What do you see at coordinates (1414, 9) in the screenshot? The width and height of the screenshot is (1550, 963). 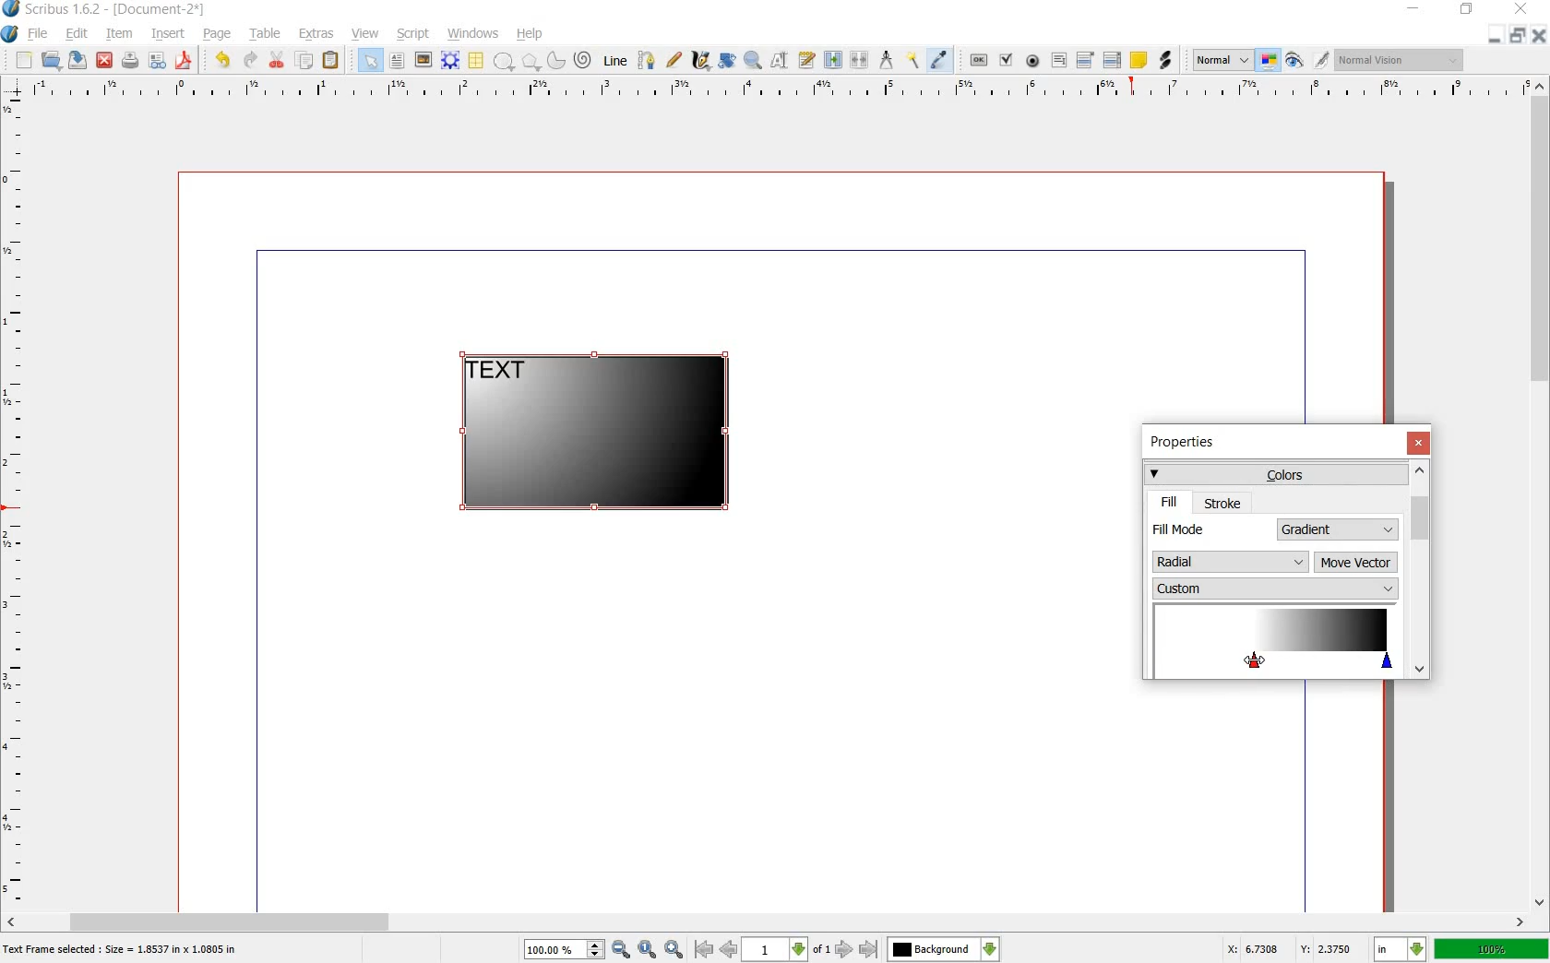 I see `minimize` at bounding box center [1414, 9].